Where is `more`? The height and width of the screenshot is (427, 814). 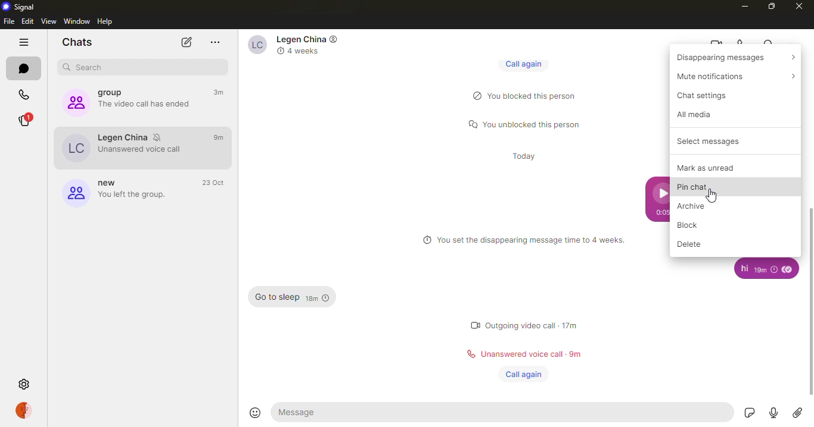
more is located at coordinates (215, 41).